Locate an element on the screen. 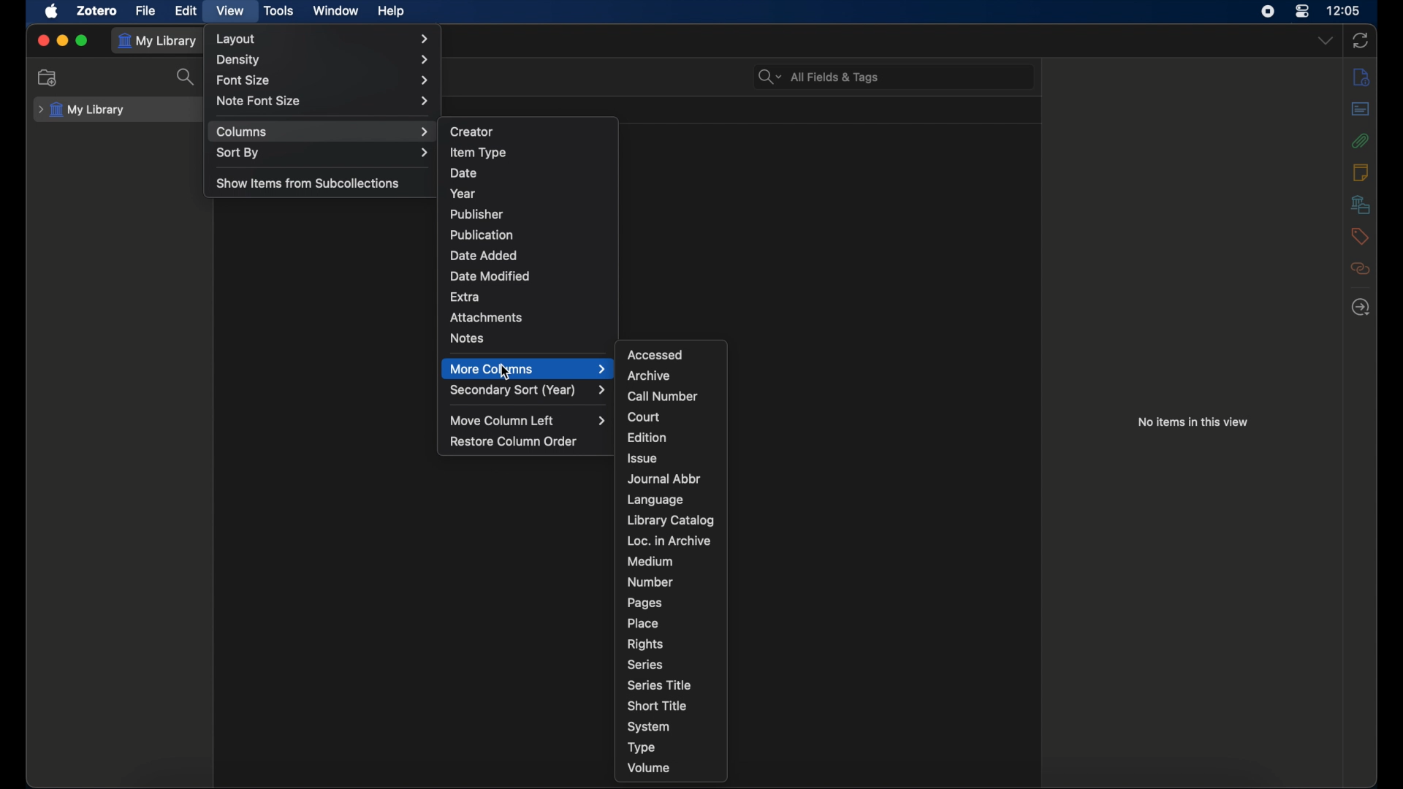 The image size is (1403, 789). type is located at coordinates (642, 747).